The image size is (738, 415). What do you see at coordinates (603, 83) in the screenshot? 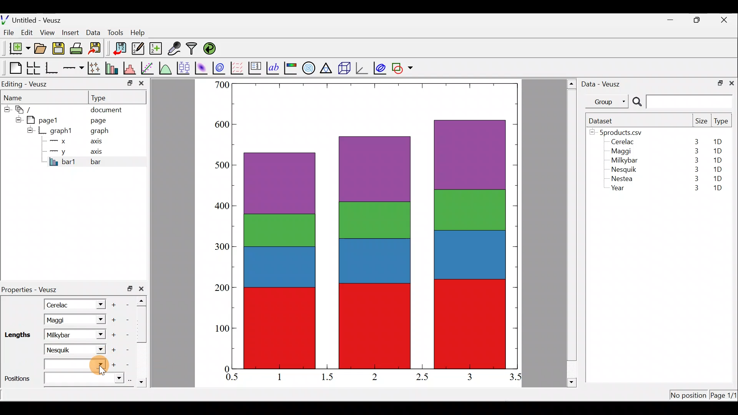
I see `Data - Veusz` at bounding box center [603, 83].